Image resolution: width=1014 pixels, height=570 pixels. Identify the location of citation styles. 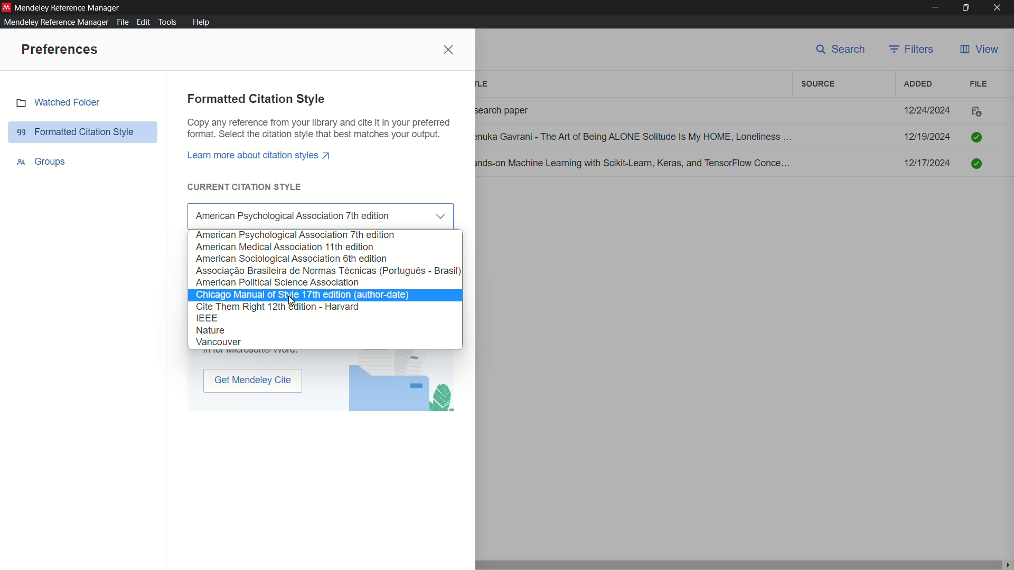
(296, 234).